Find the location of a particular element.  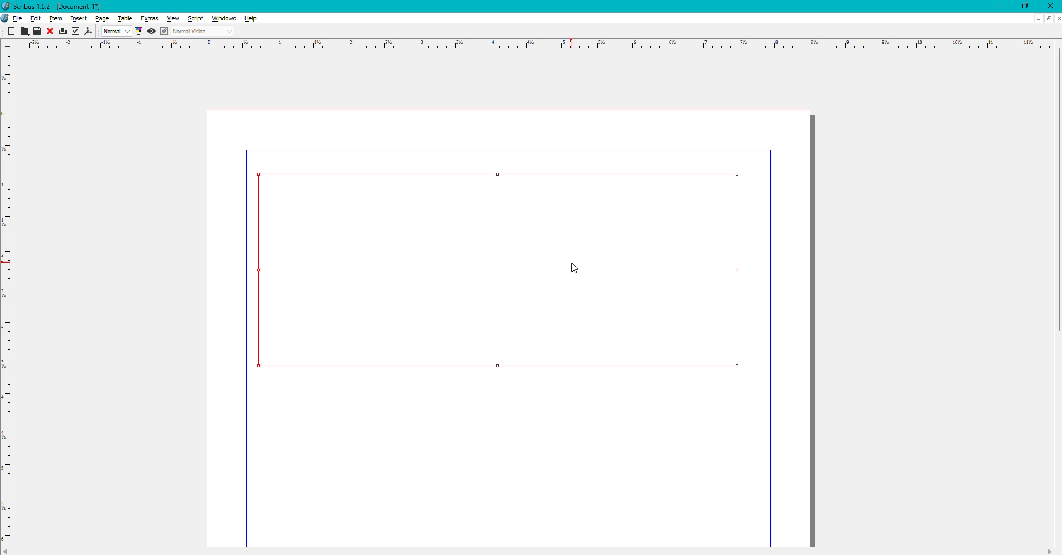

Page is located at coordinates (104, 18).